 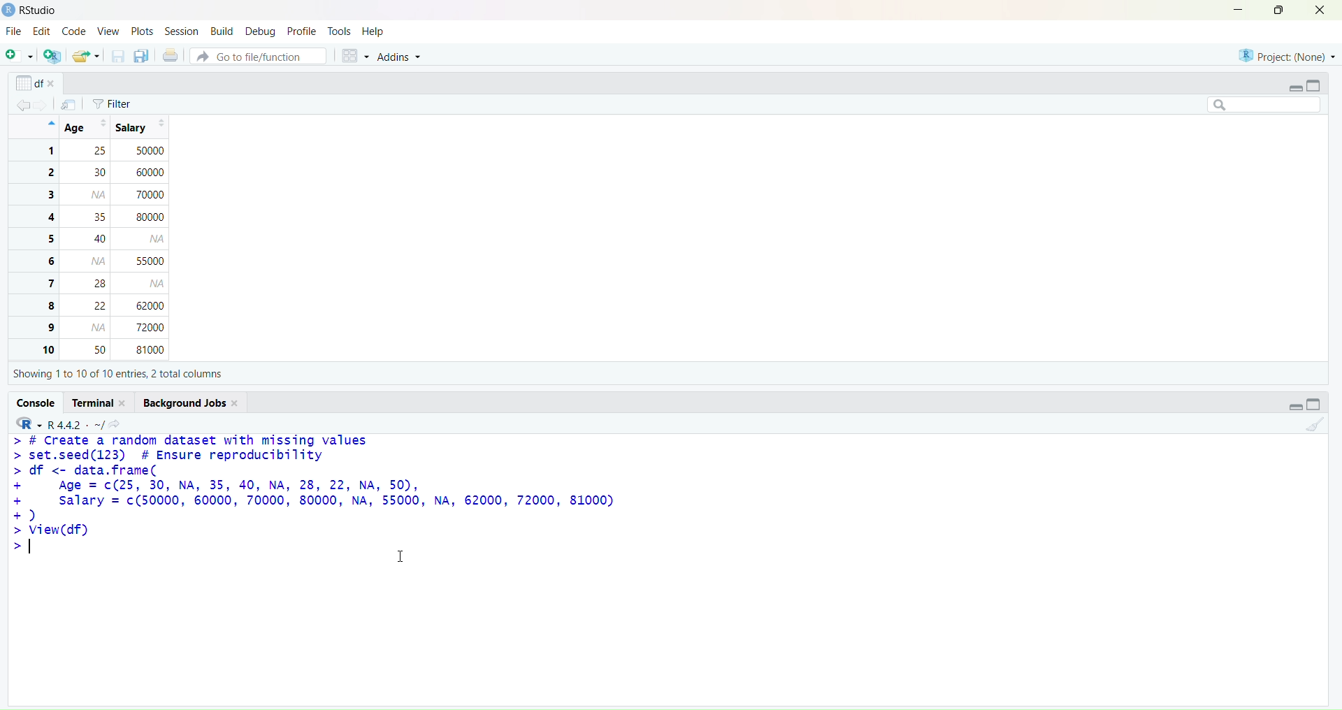 What do you see at coordinates (1274, 10) in the screenshot?
I see `maximize` at bounding box center [1274, 10].